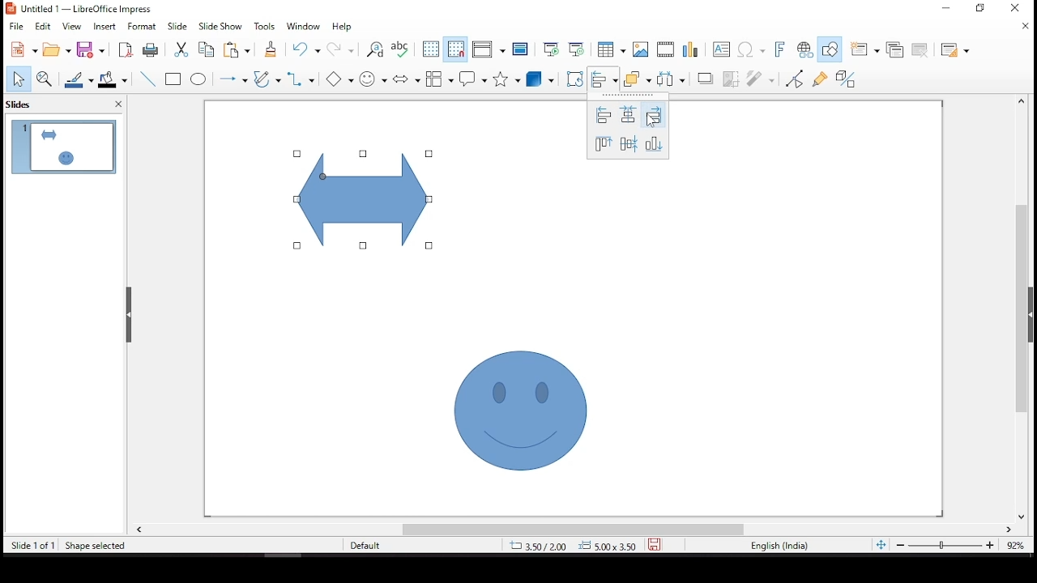 The image size is (1037, 583). Describe the element at coordinates (779, 544) in the screenshot. I see `english (india)` at that location.